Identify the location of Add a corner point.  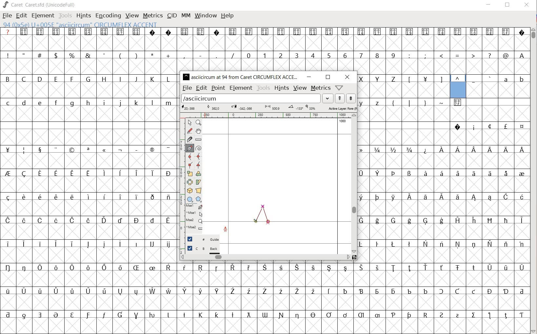
(199, 165).